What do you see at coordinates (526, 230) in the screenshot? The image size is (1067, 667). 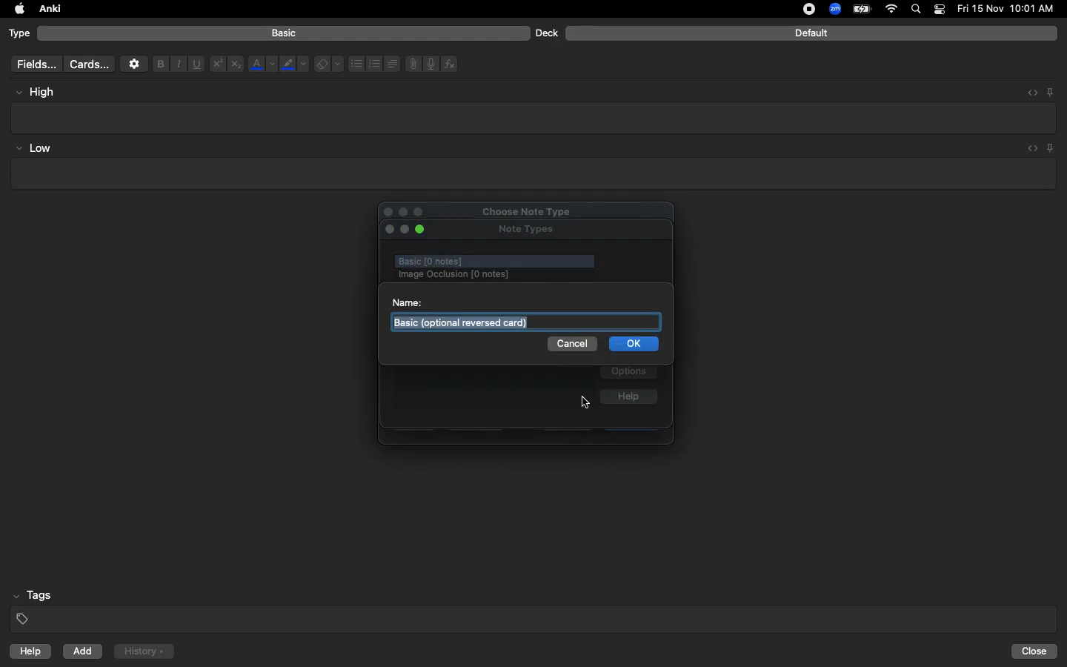 I see `Note Types` at bounding box center [526, 230].